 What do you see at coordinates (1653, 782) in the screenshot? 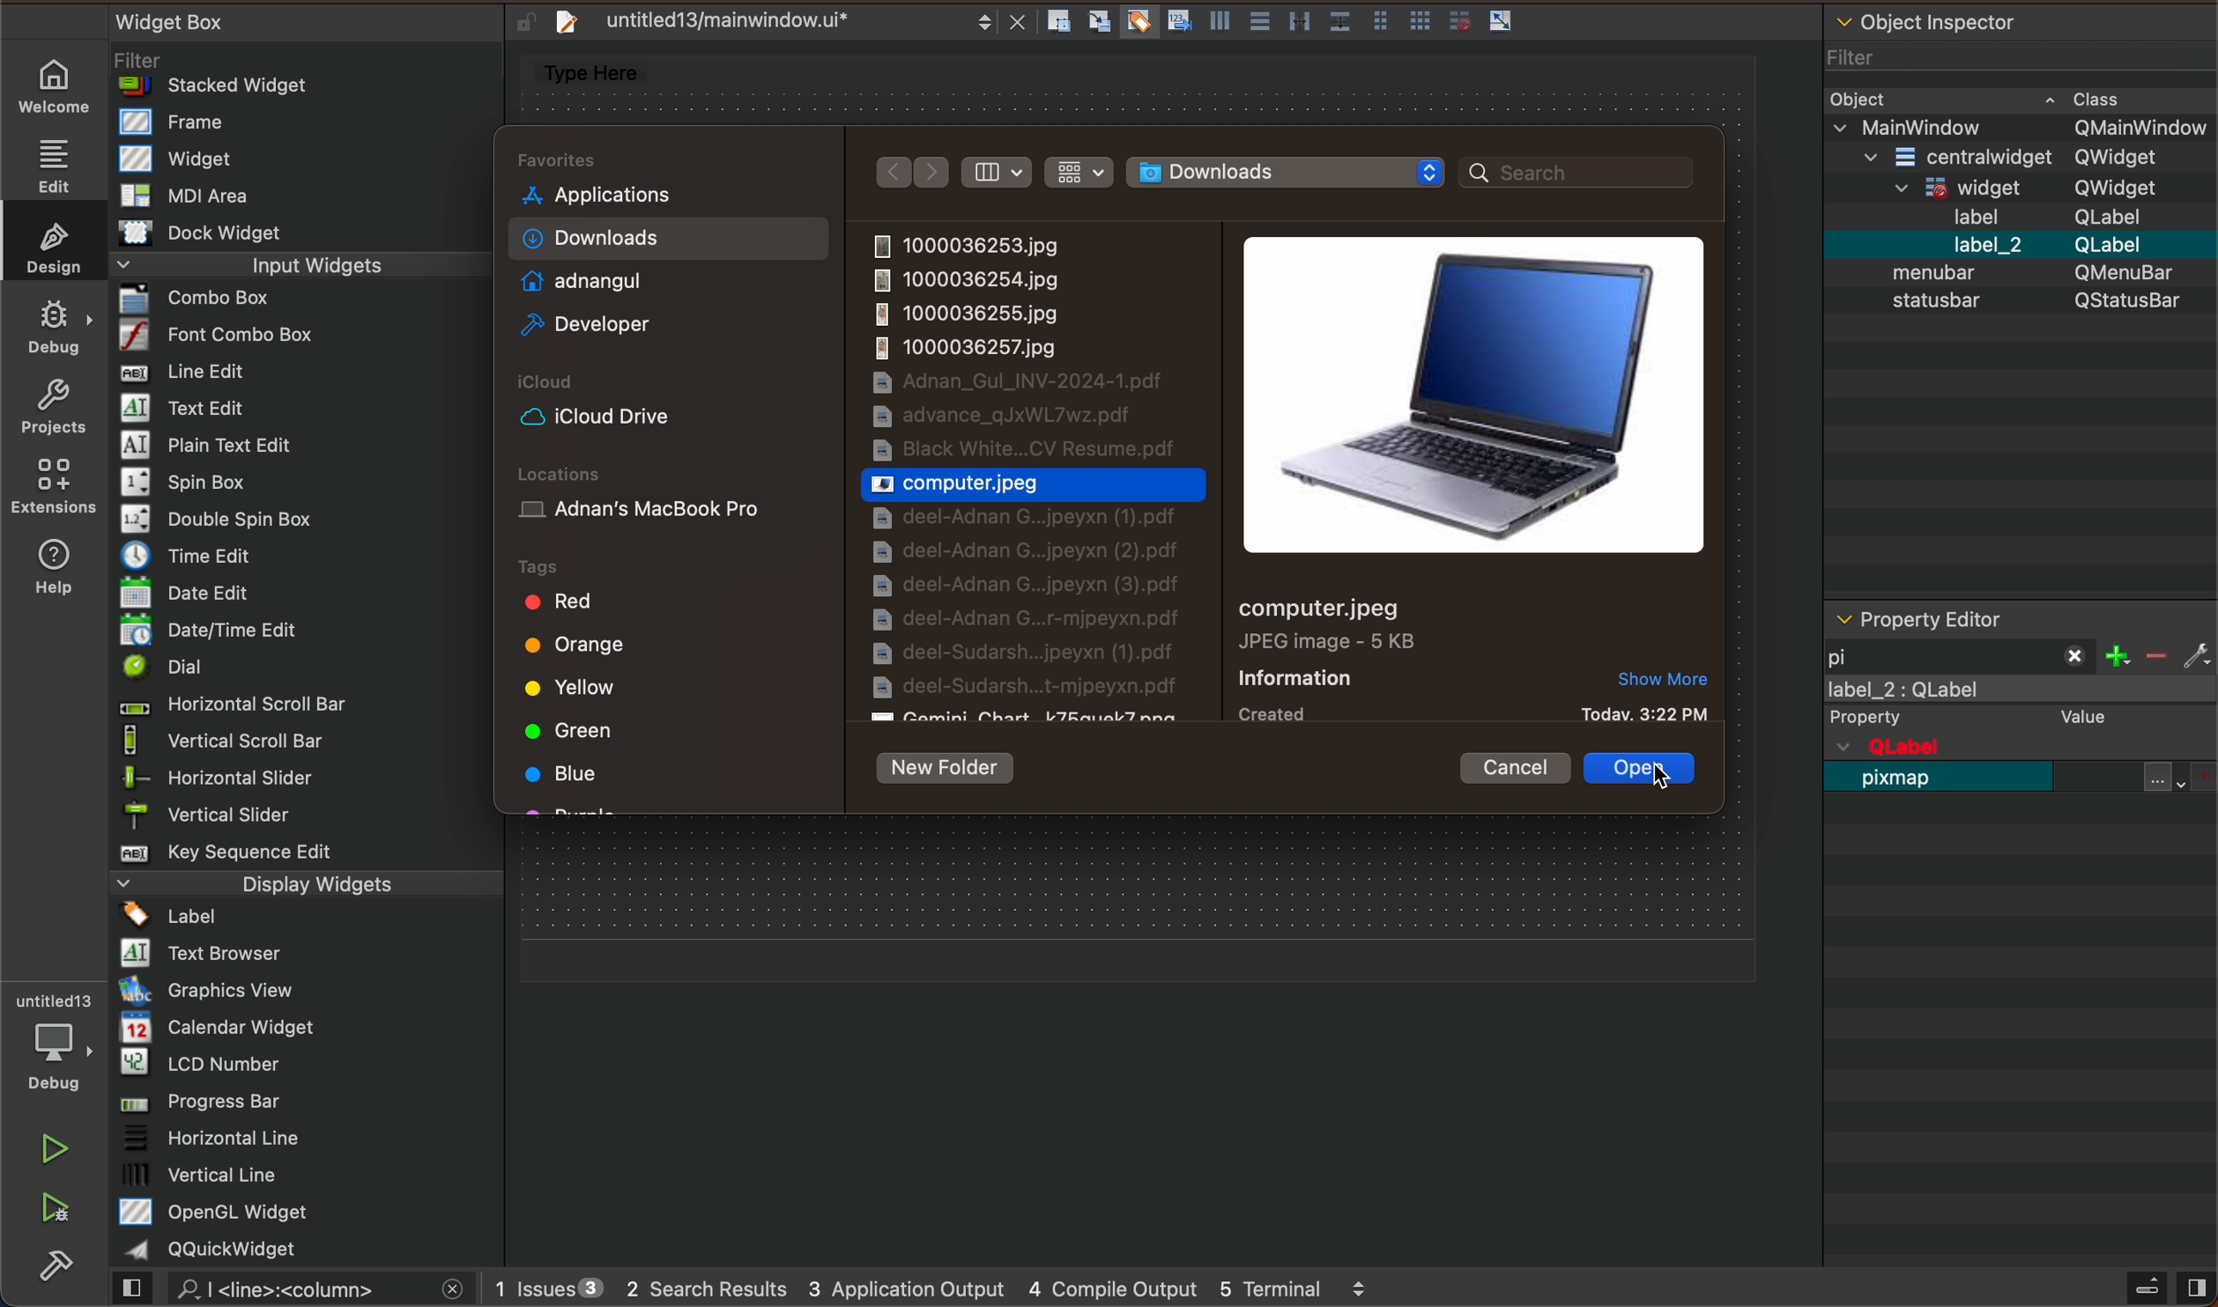
I see `cursor` at bounding box center [1653, 782].